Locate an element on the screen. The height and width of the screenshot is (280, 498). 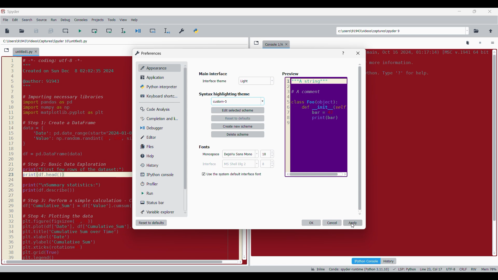
Help is located at coordinates (150, 156).